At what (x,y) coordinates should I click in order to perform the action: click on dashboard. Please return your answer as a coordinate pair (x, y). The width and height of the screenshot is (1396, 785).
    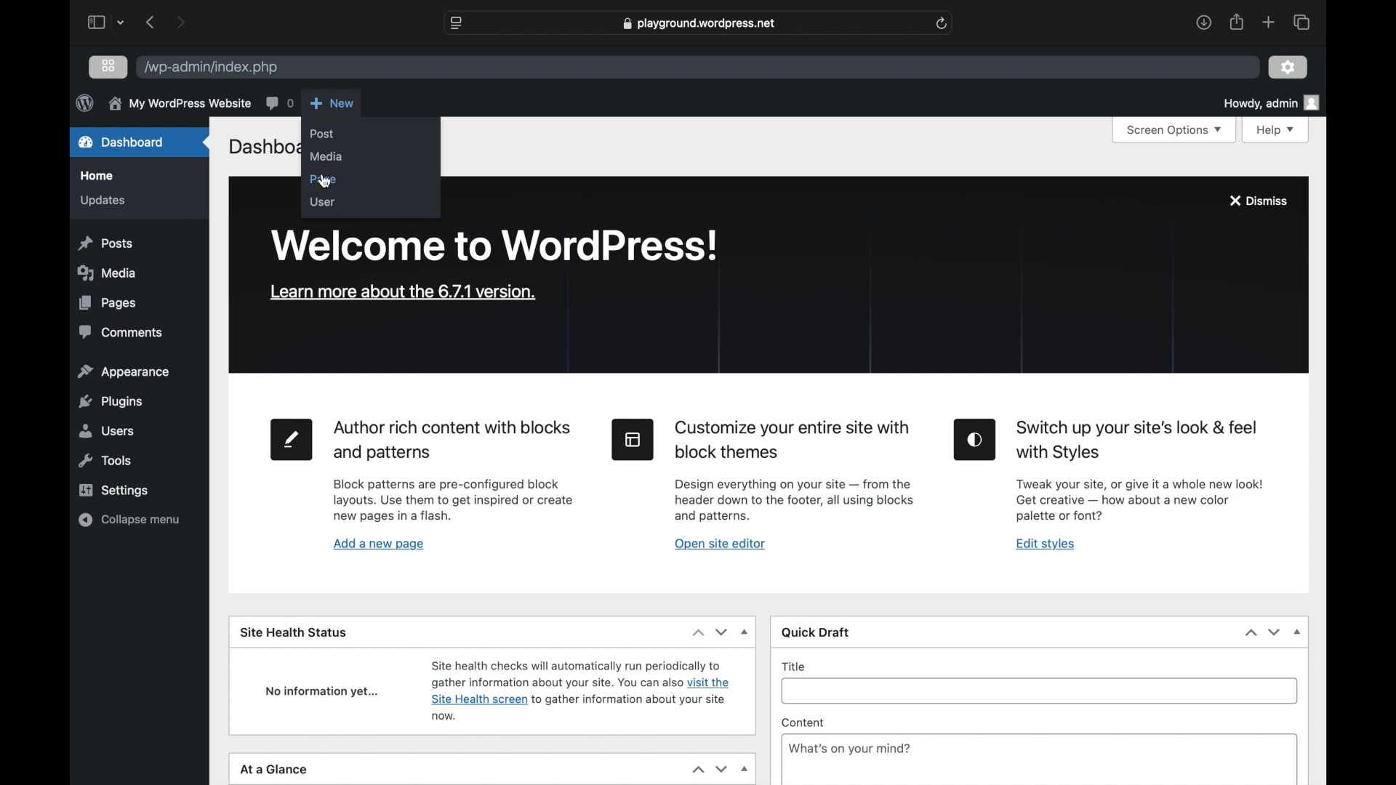
    Looking at the image, I should click on (122, 141).